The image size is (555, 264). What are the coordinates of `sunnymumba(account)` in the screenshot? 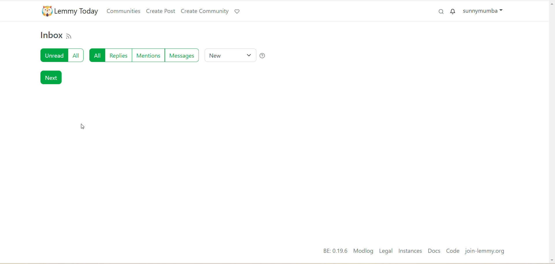 It's located at (484, 12).